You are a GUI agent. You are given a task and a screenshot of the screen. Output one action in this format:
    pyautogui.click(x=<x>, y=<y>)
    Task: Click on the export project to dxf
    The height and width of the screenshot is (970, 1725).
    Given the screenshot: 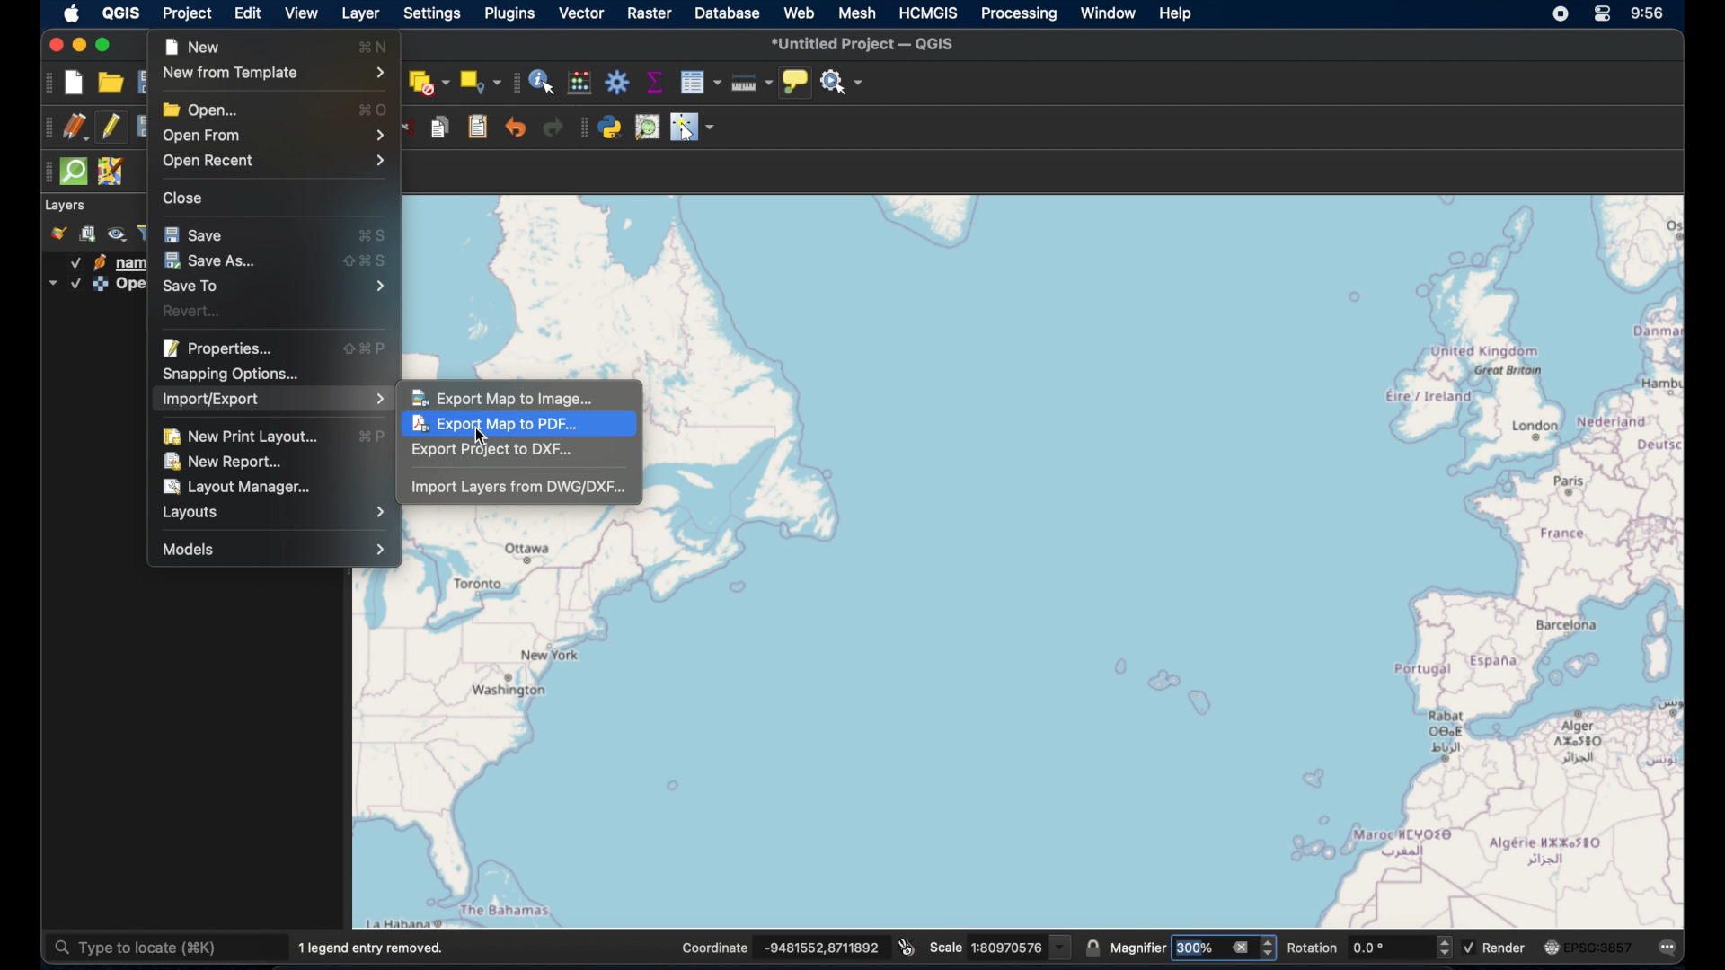 What is the action you would take?
    pyautogui.click(x=492, y=451)
    